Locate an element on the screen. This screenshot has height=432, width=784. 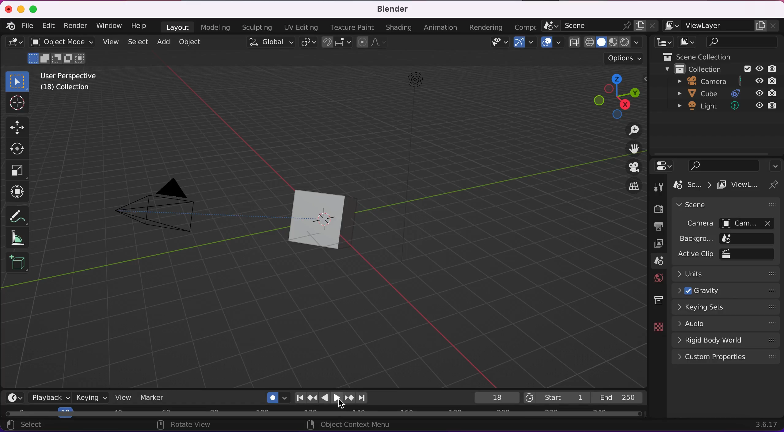
custom properties is located at coordinates (724, 358).